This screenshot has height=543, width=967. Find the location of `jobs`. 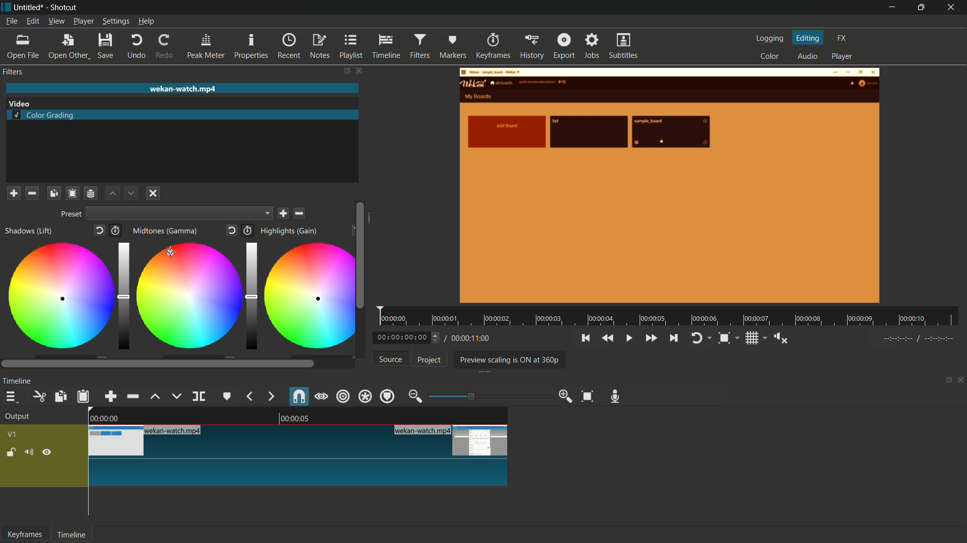

jobs is located at coordinates (593, 46).